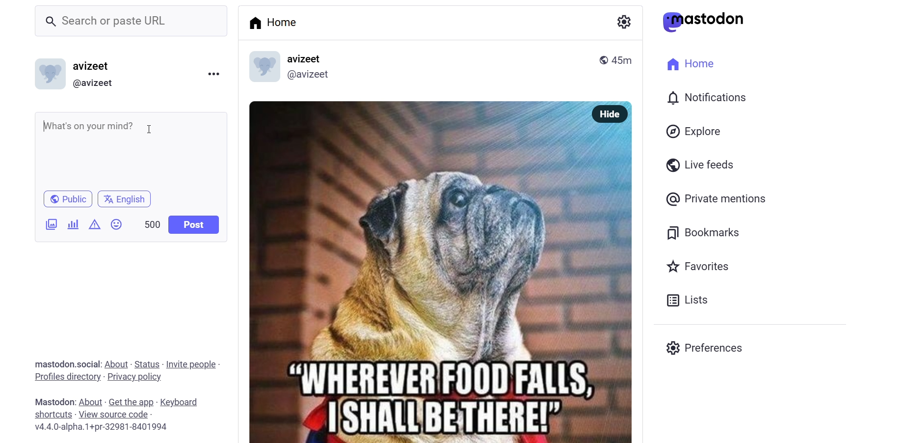  What do you see at coordinates (117, 20) in the screenshot?
I see `_ Search or paste URL` at bounding box center [117, 20].